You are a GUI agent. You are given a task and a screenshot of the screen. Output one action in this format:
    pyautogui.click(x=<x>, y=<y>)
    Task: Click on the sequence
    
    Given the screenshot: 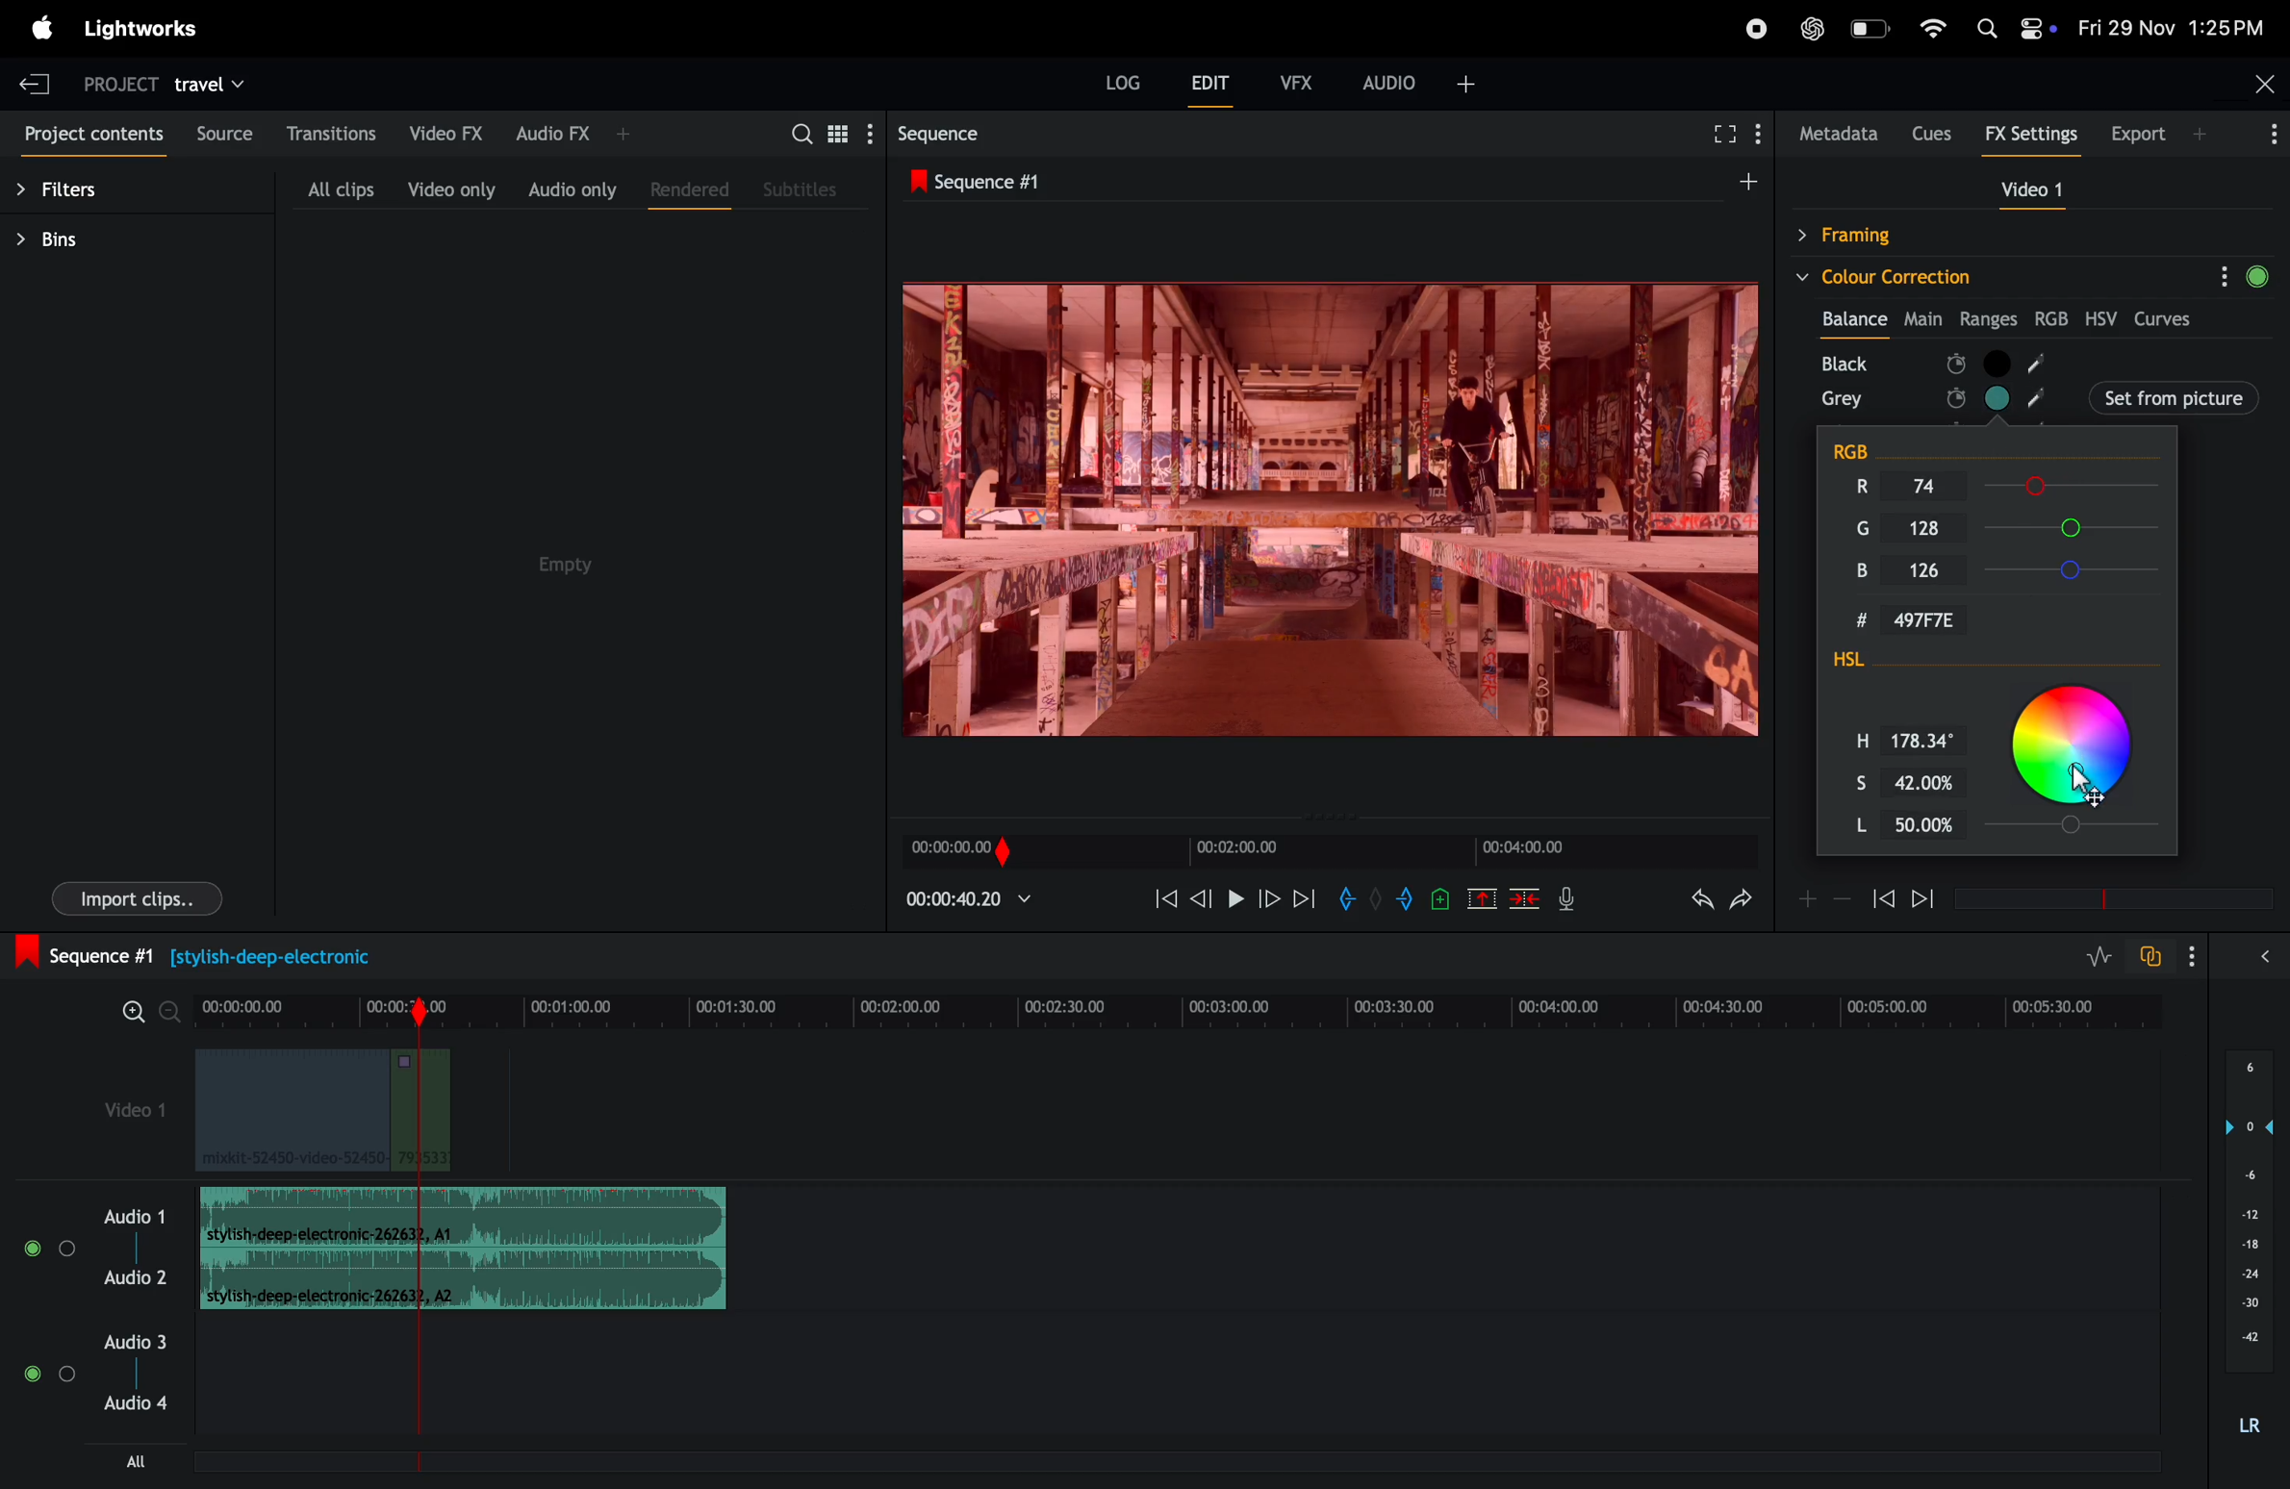 What is the action you would take?
    pyautogui.click(x=959, y=133)
    